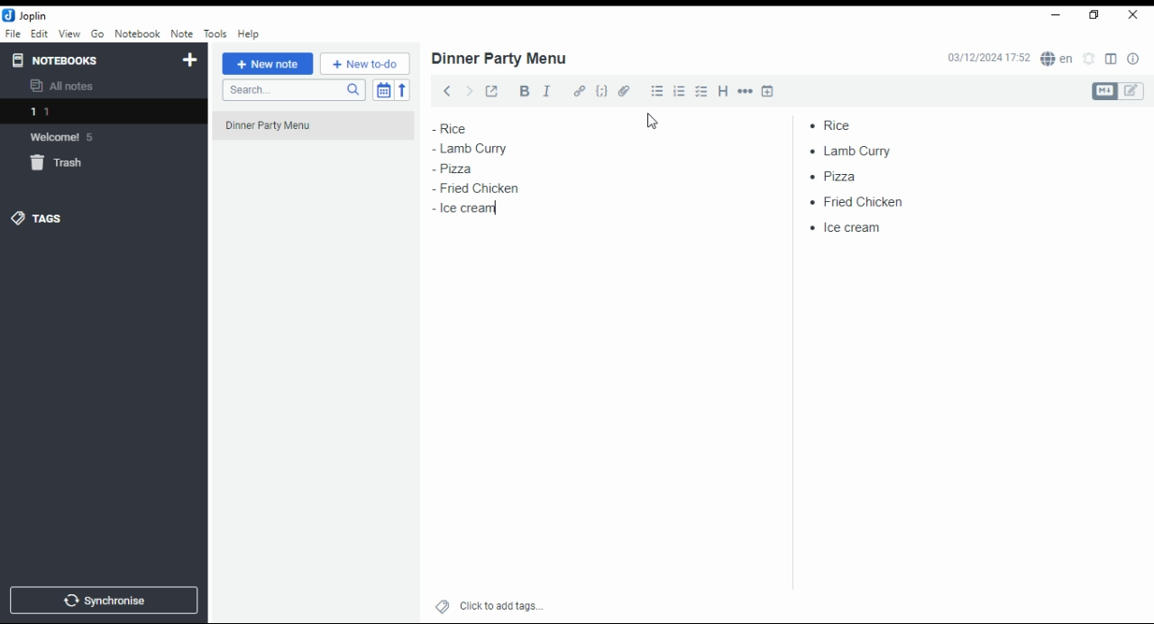 This screenshot has width=1154, height=624. What do you see at coordinates (853, 123) in the screenshot?
I see `rice` at bounding box center [853, 123].